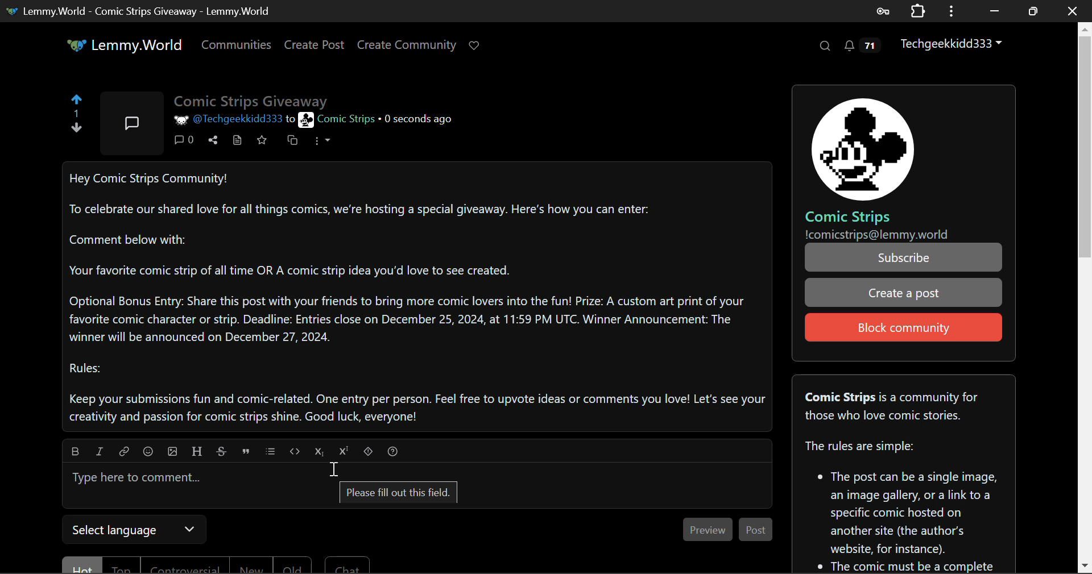 The width and height of the screenshot is (1092, 574). I want to click on Lemmy.World, so click(123, 45).